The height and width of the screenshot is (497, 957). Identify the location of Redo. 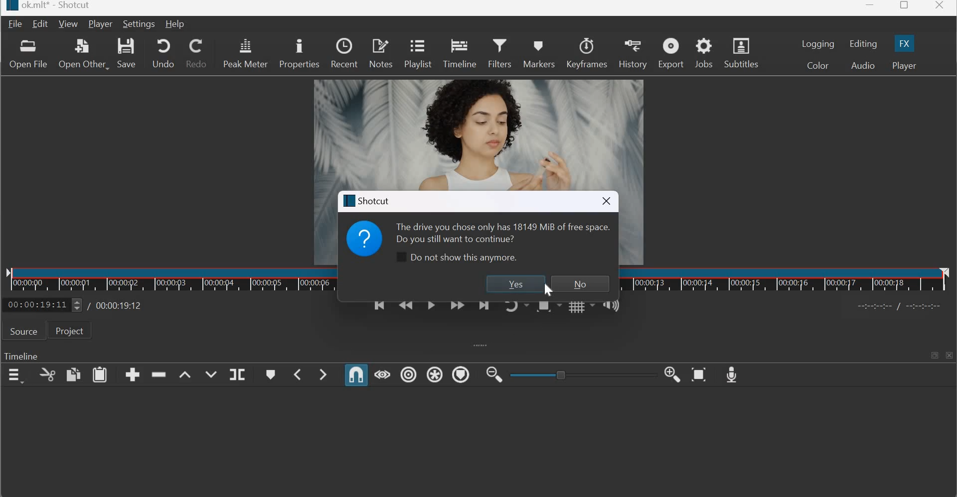
(198, 53).